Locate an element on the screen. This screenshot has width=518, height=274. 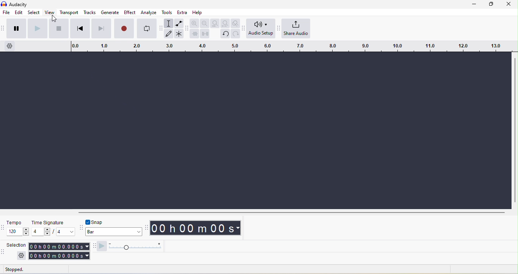
zoom in is located at coordinates (195, 23).